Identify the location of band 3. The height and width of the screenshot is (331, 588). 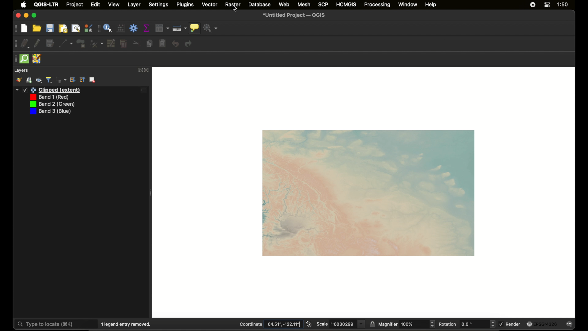
(50, 112).